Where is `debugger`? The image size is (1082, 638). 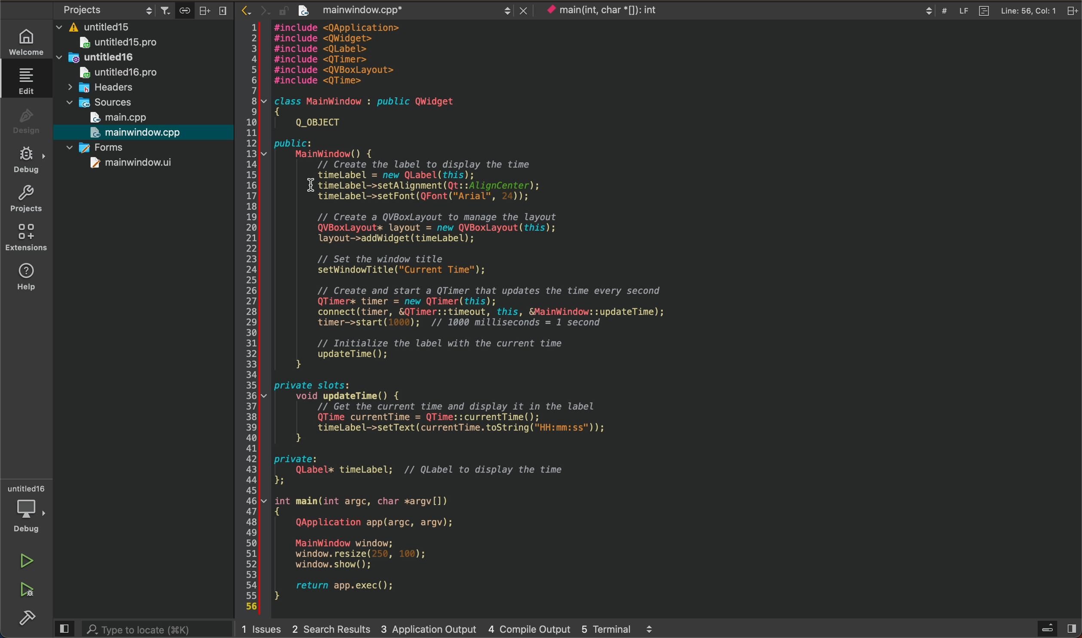
debugger is located at coordinates (28, 509).